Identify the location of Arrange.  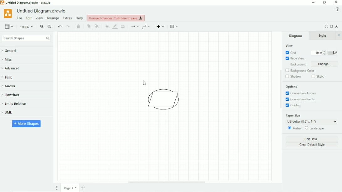
(53, 18).